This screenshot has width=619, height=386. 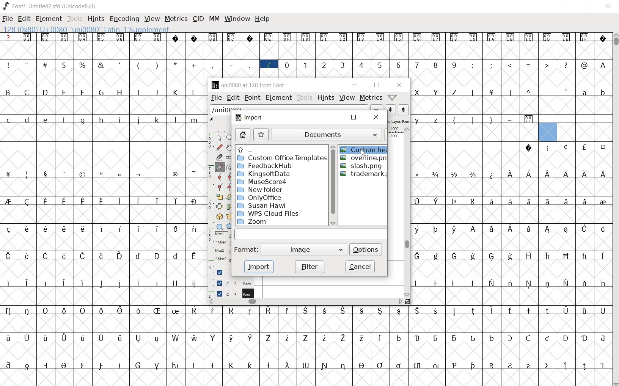 I want to click on glyph, so click(x=194, y=229).